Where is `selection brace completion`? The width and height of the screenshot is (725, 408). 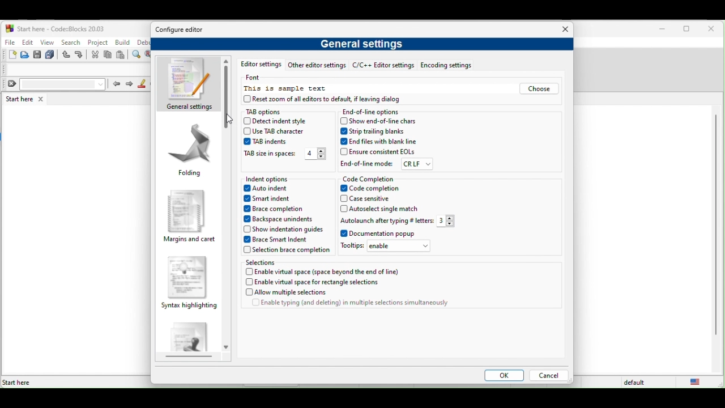 selection brace completion is located at coordinates (287, 251).